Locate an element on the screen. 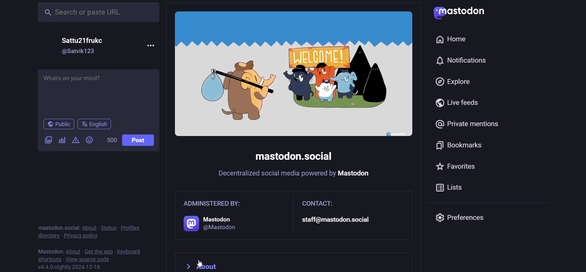 The height and width of the screenshot is (272, 586). about is located at coordinates (73, 251).